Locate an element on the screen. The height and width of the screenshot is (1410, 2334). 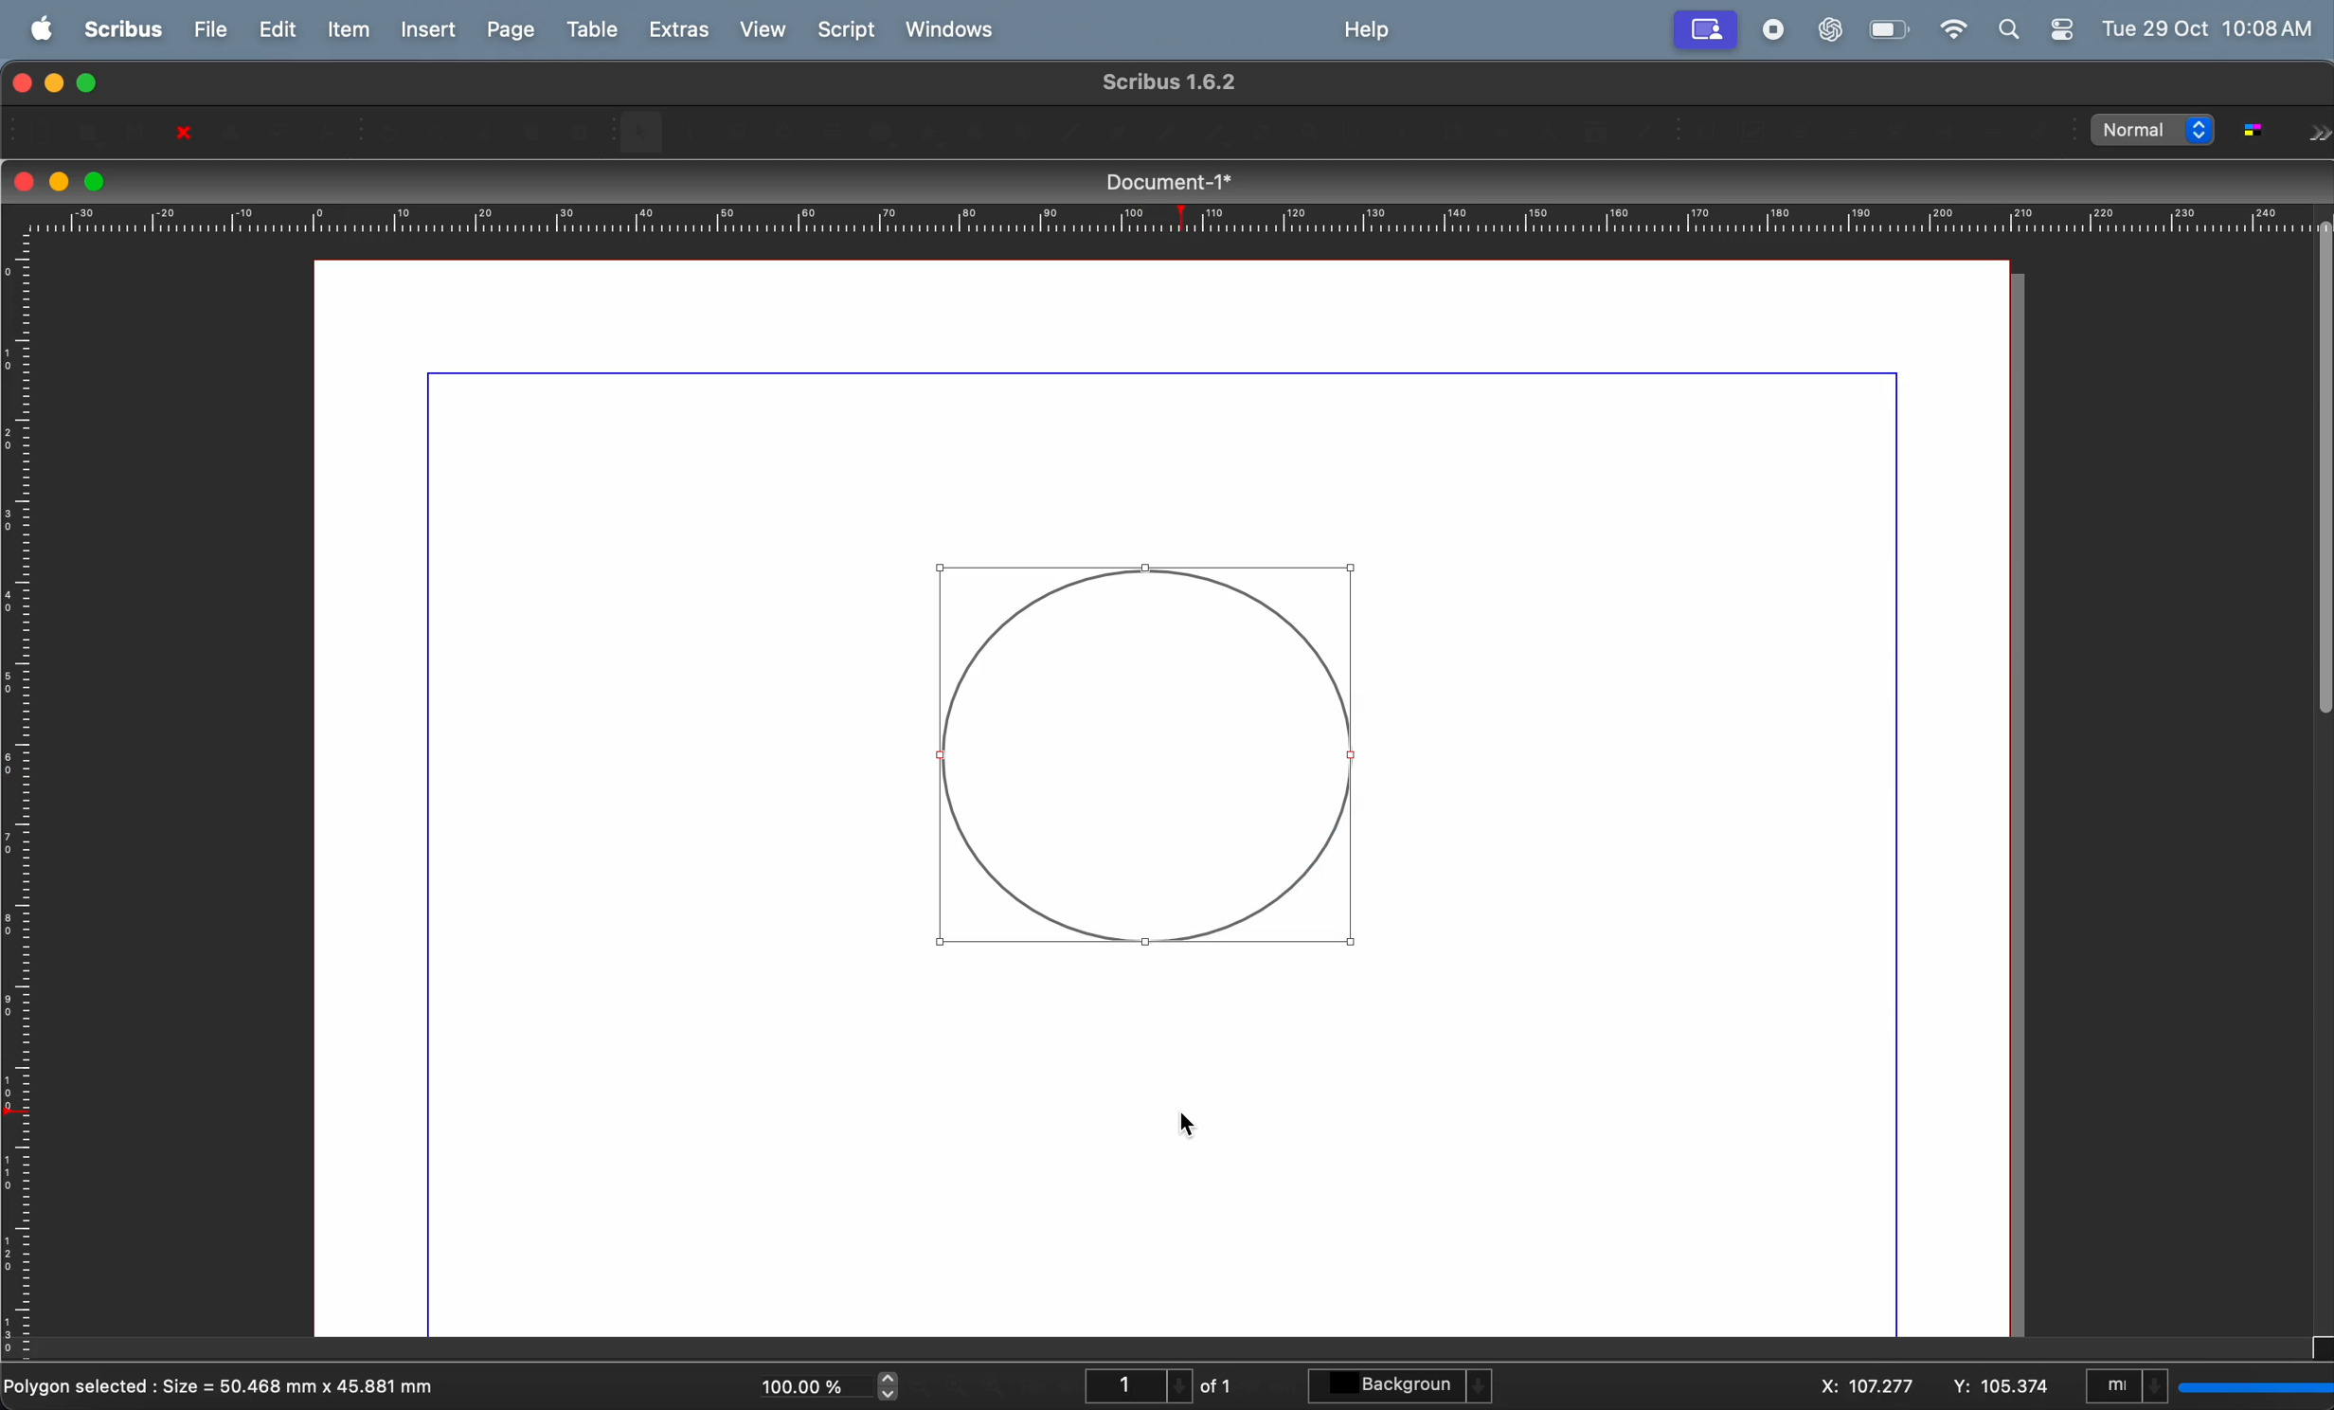
select current unit is located at coordinates (2207, 1381).